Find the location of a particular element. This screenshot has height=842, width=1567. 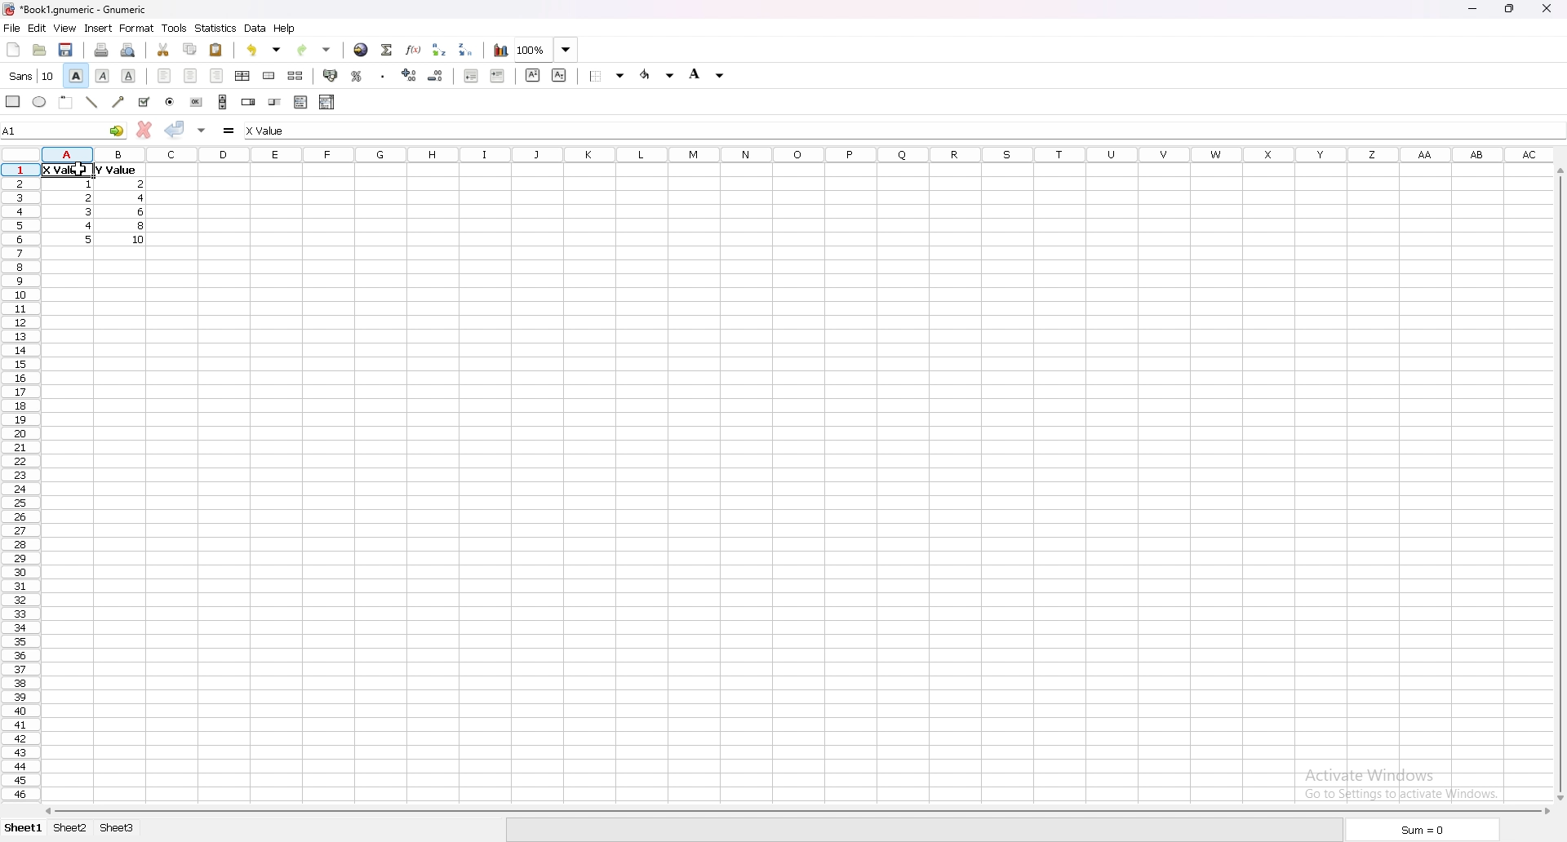

value is located at coordinates (142, 184).